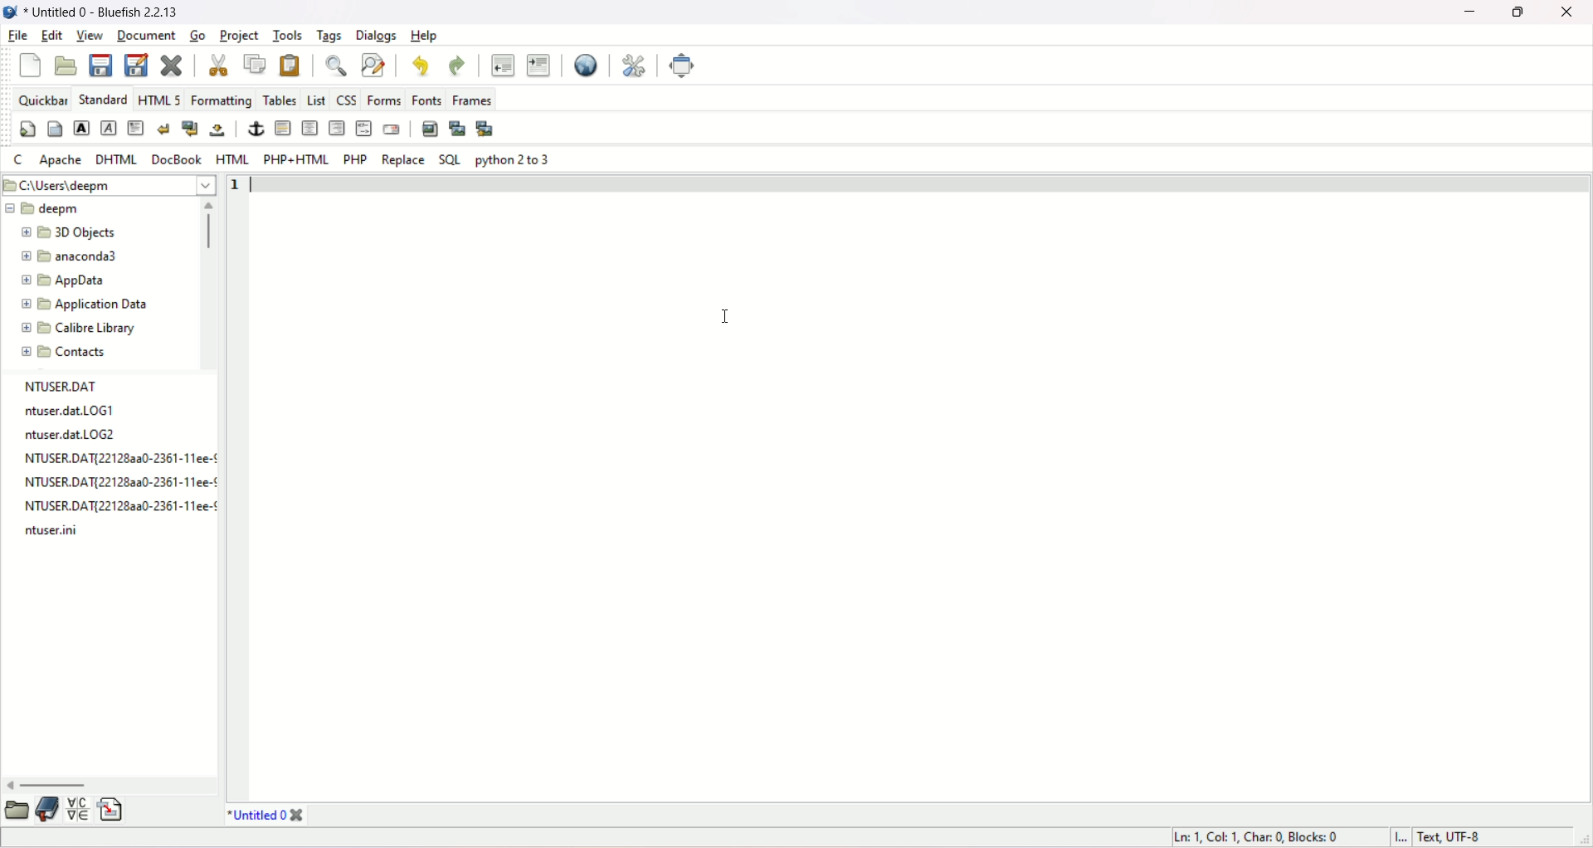 The height and width of the screenshot is (848, 1593). I want to click on break and clear, so click(188, 128).